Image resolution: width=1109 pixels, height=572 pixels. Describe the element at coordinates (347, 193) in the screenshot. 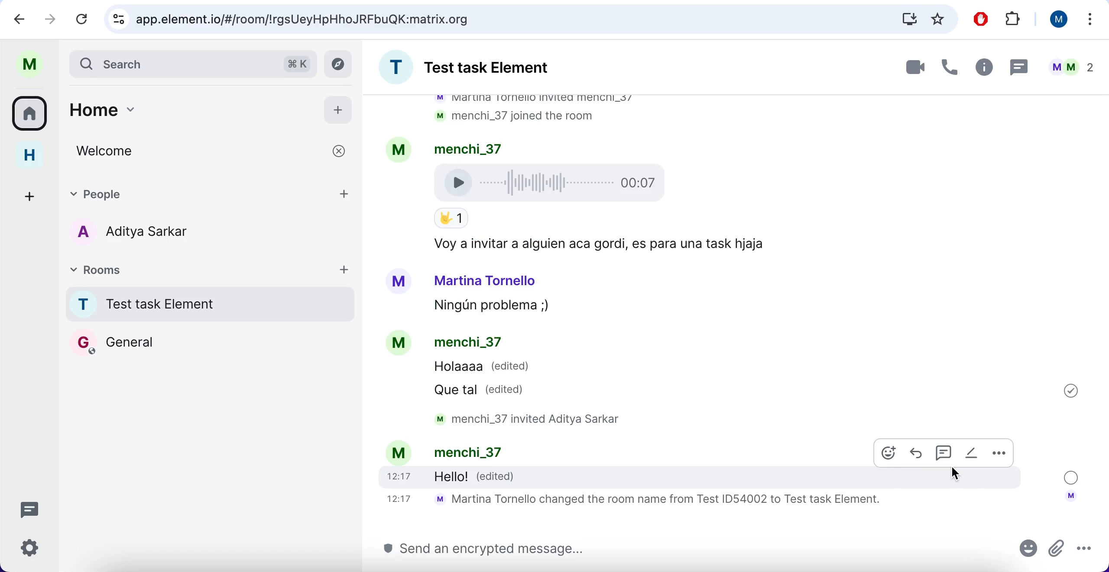

I see `add` at that location.